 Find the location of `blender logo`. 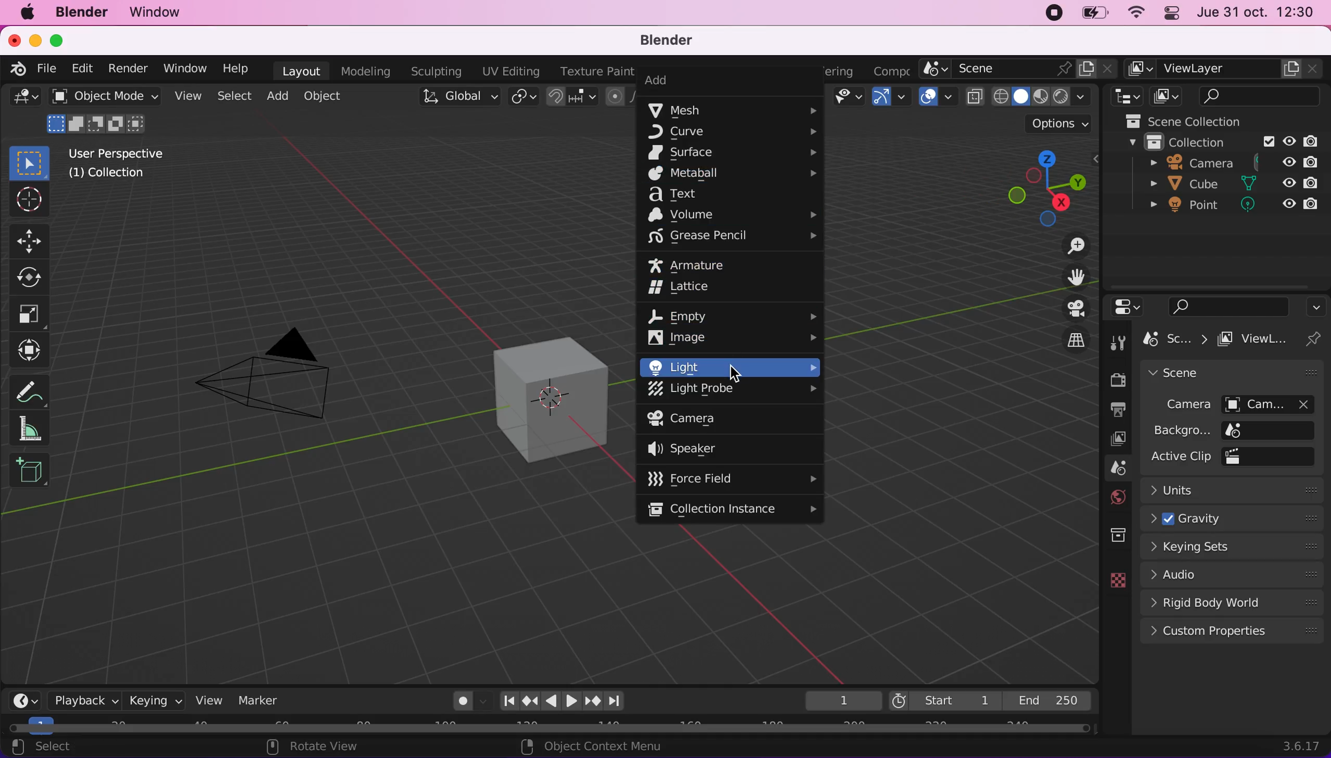

blender logo is located at coordinates (17, 68).